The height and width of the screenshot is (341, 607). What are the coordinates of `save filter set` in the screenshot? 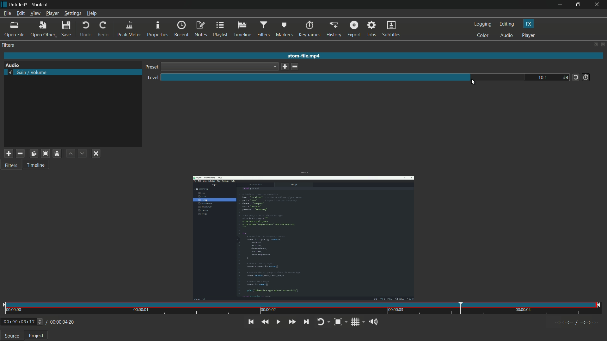 It's located at (58, 153).